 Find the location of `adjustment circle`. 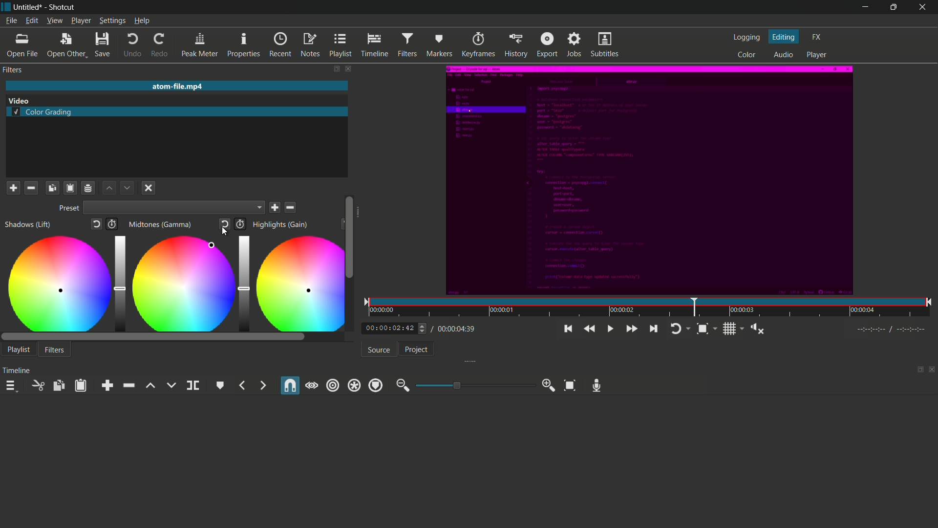

adjustment circle is located at coordinates (181, 284).